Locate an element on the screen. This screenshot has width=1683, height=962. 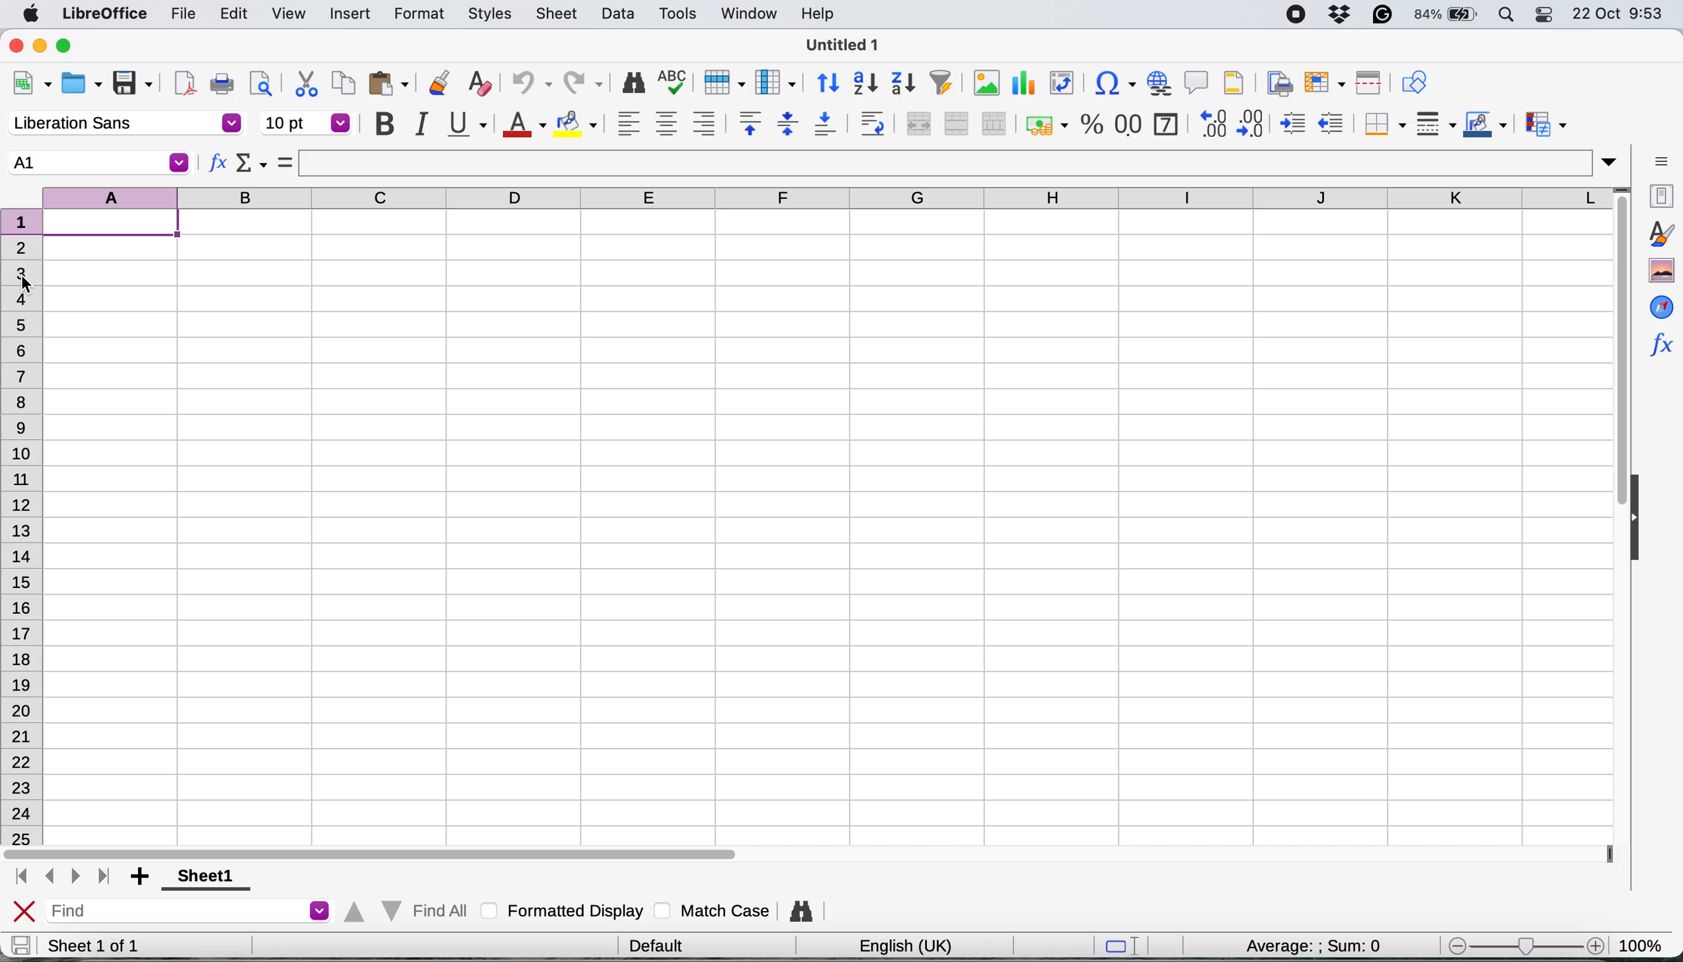
find is located at coordinates (192, 912).